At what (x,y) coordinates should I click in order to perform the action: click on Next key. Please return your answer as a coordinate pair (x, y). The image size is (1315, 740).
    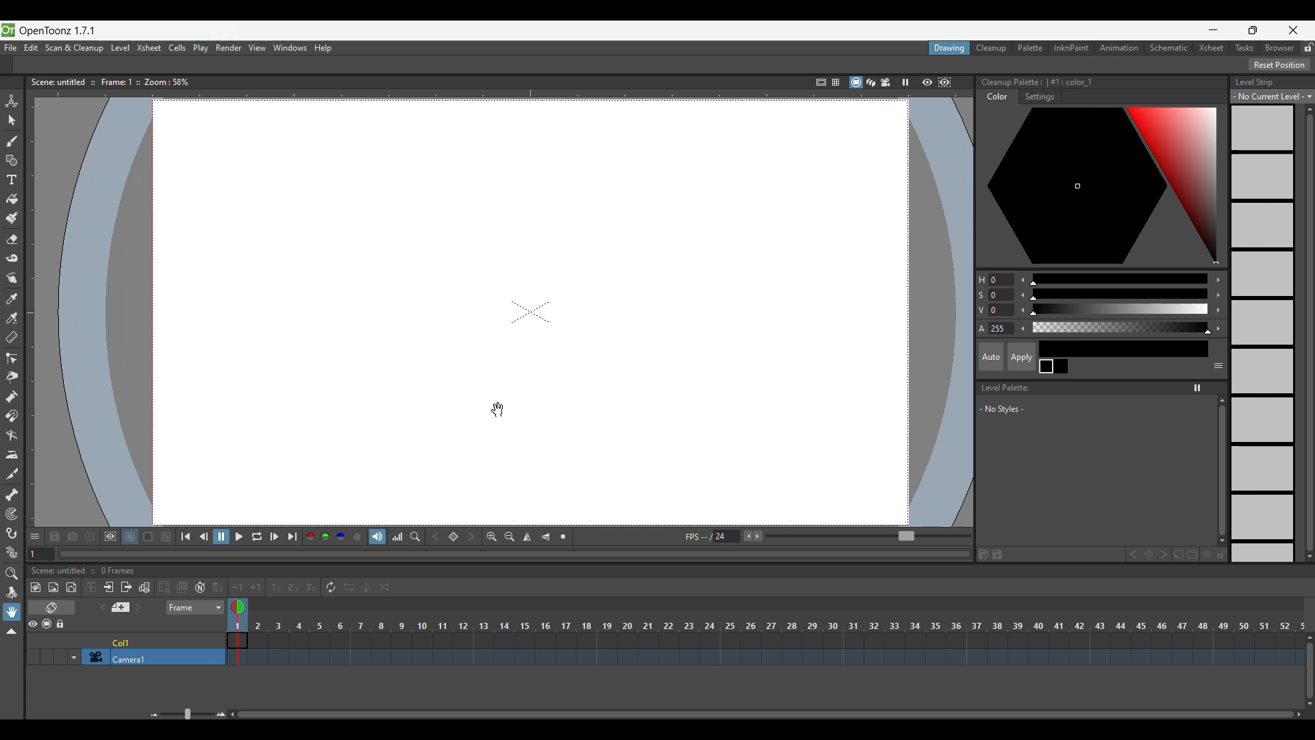
    Looking at the image, I should click on (1162, 554).